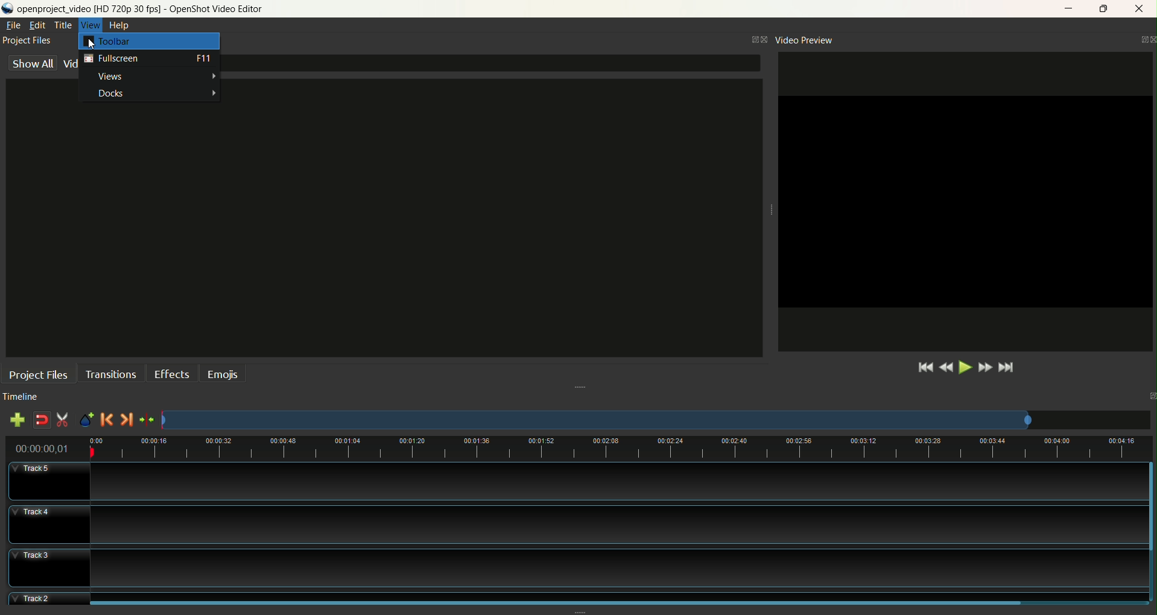  Describe the element at coordinates (965, 368) in the screenshot. I see `play` at that location.